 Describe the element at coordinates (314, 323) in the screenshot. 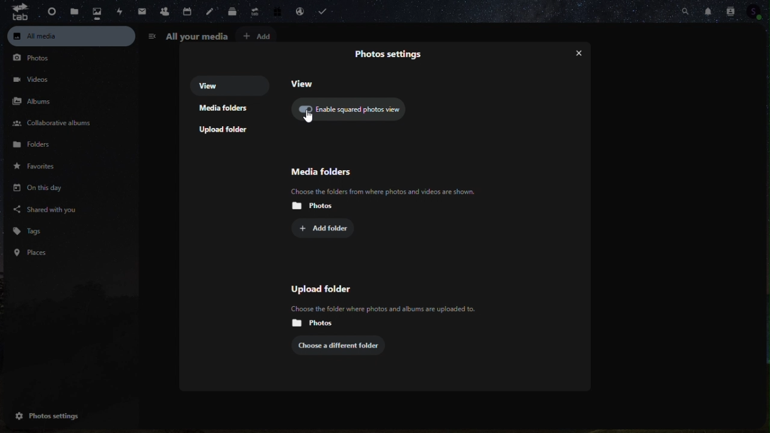

I see `Photos` at that location.